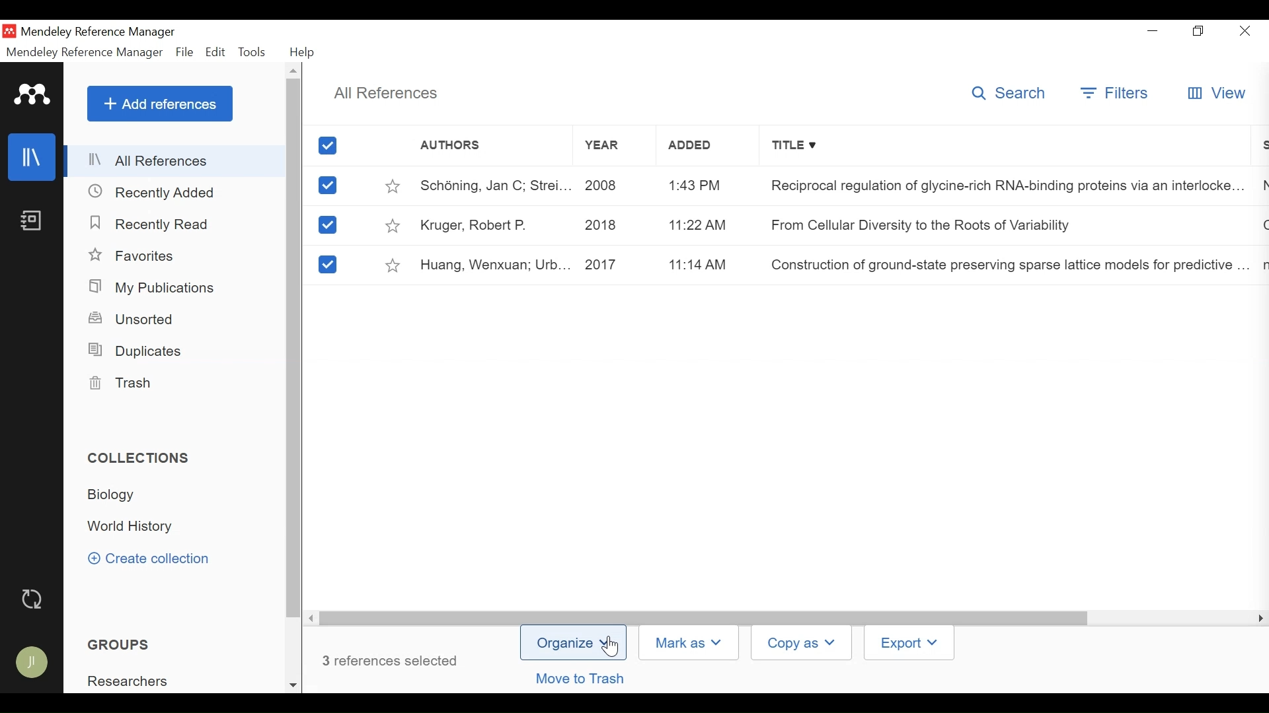  What do you see at coordinates (293, 71) in the screenshot?
I see `Scroll up` at bounding box center [293, 71].